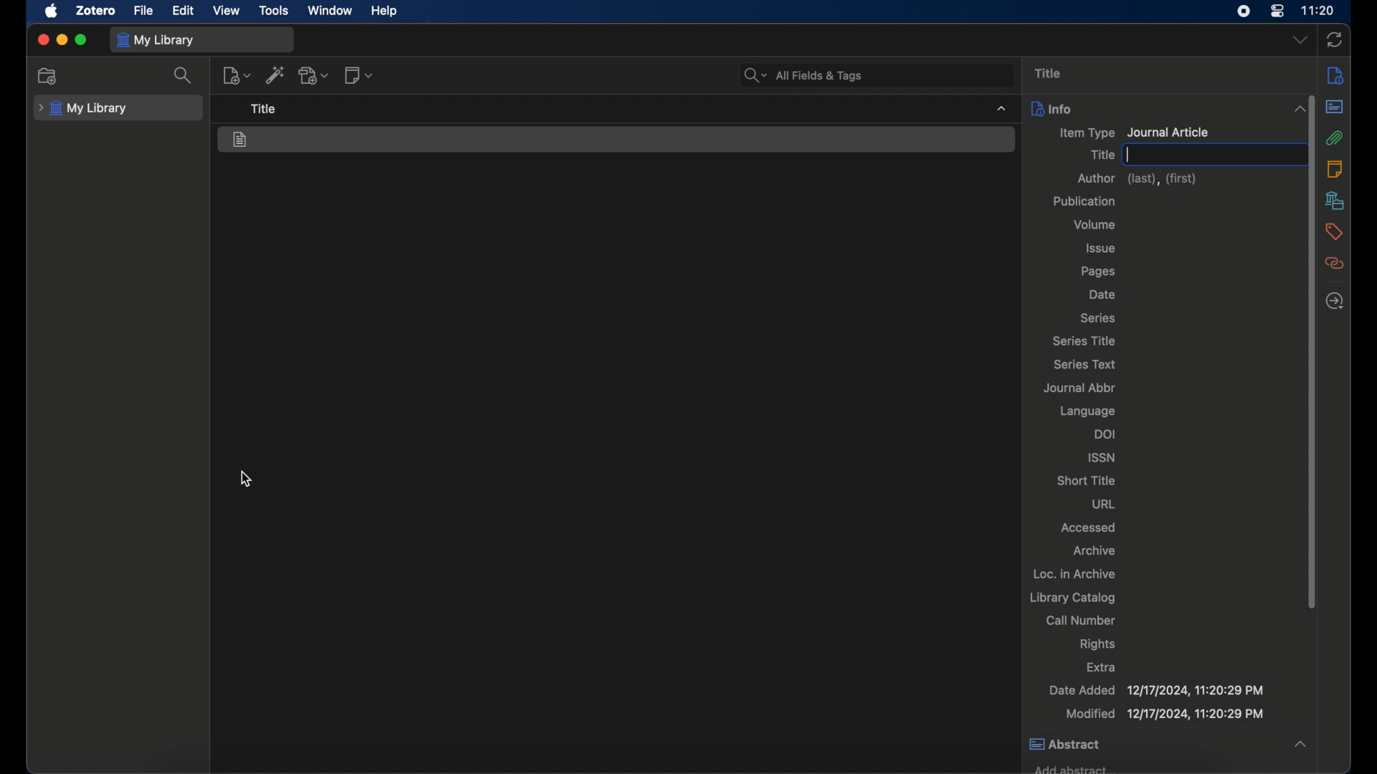 This screenshot has width=1377, height=774. I want to click on language, so click(1088, 411).